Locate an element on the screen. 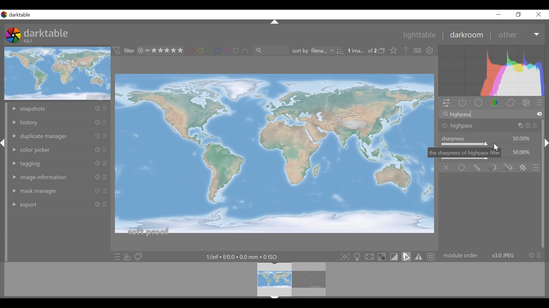  toggle high quality processing is located at coordinates (369, 256).